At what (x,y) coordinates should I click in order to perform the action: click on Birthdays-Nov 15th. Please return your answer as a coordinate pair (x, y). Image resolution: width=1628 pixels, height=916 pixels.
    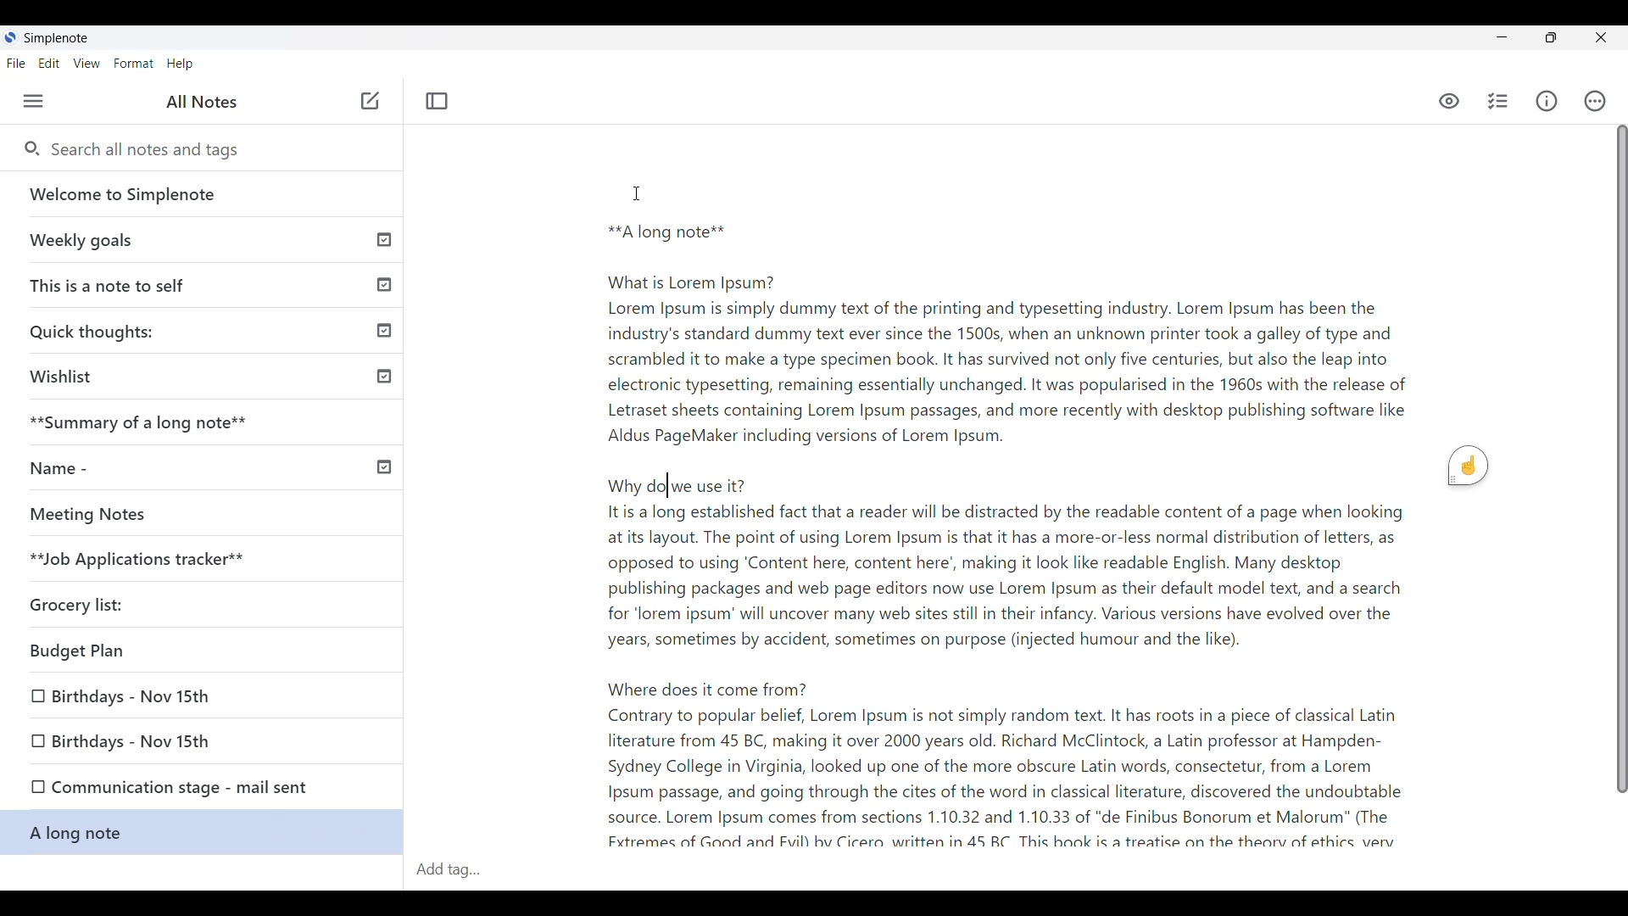
    Looking at the image, I should click on (137, 698).